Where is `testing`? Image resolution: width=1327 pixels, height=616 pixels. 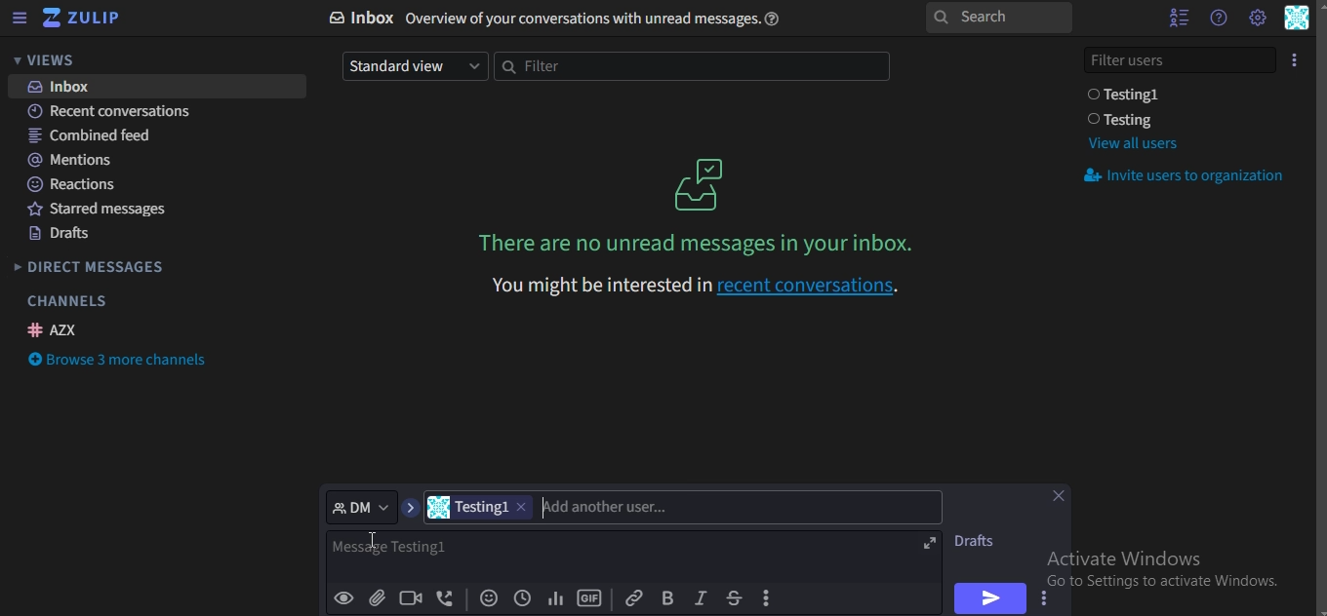 testing is located at coordinates (1125, 120).